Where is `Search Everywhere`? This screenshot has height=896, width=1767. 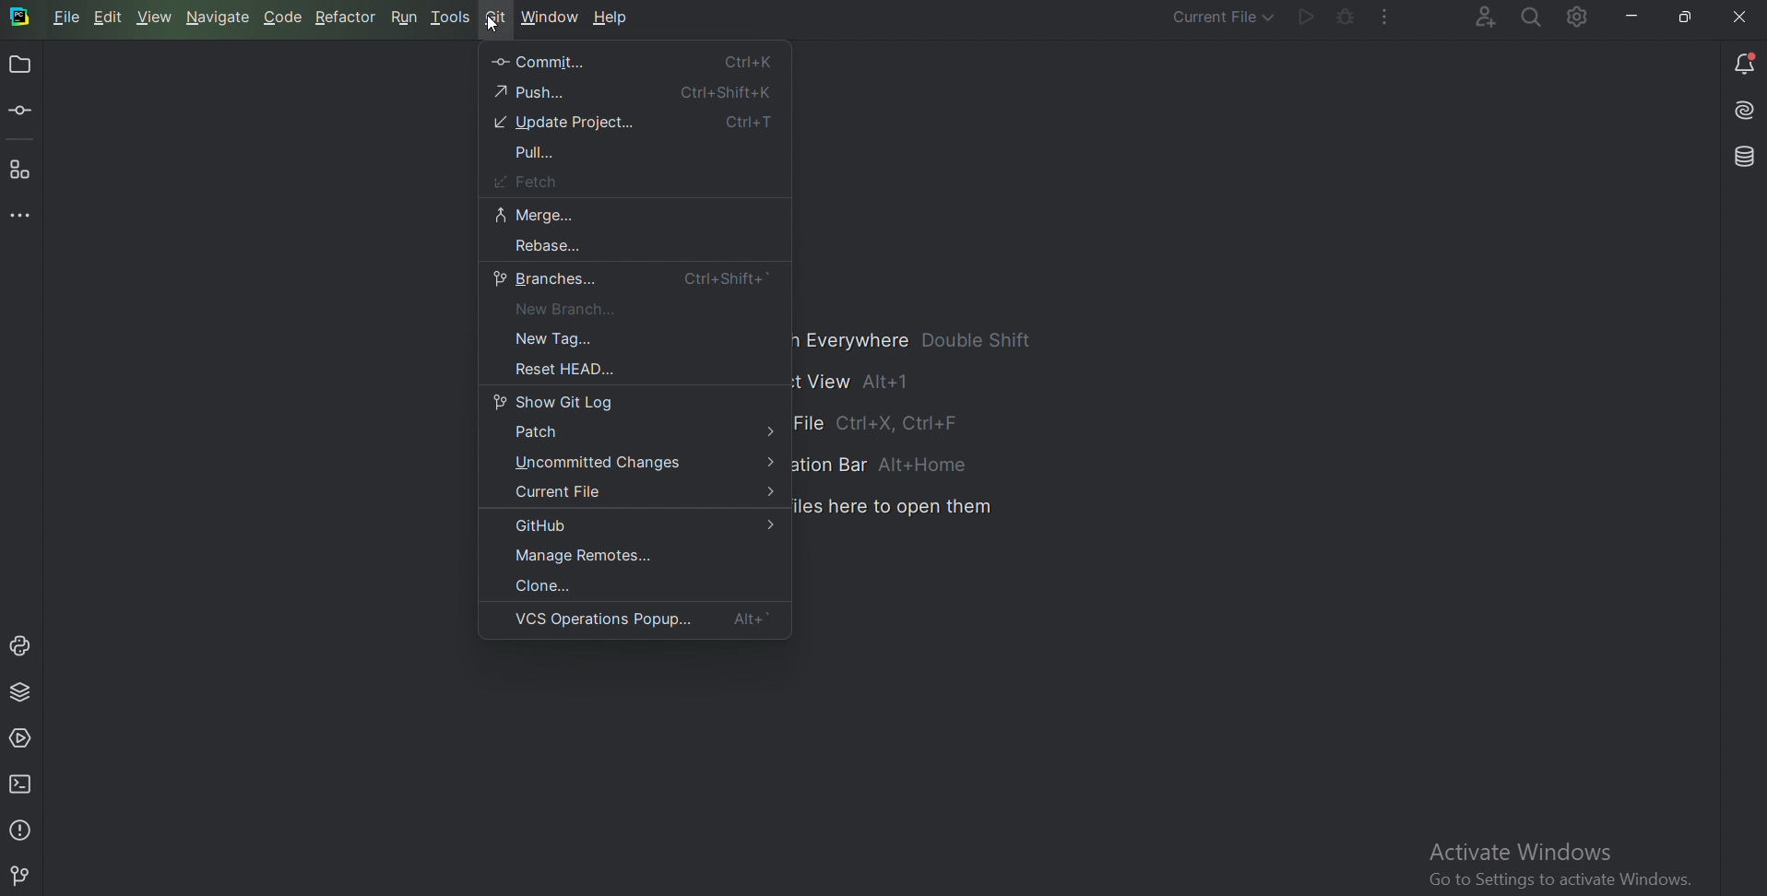
Search Everywhere is located at coordinates (925, 341).